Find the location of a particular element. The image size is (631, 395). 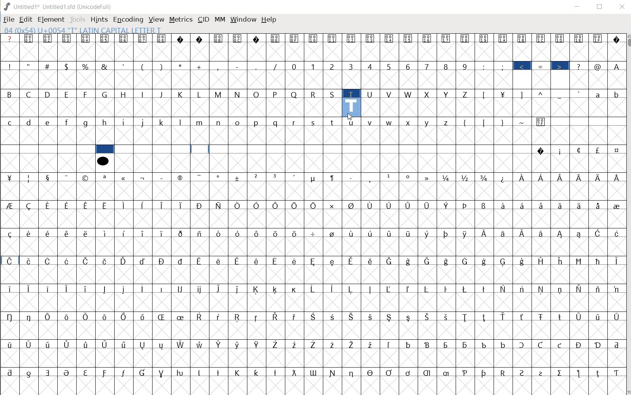

m is located at coordinates (201, 122).